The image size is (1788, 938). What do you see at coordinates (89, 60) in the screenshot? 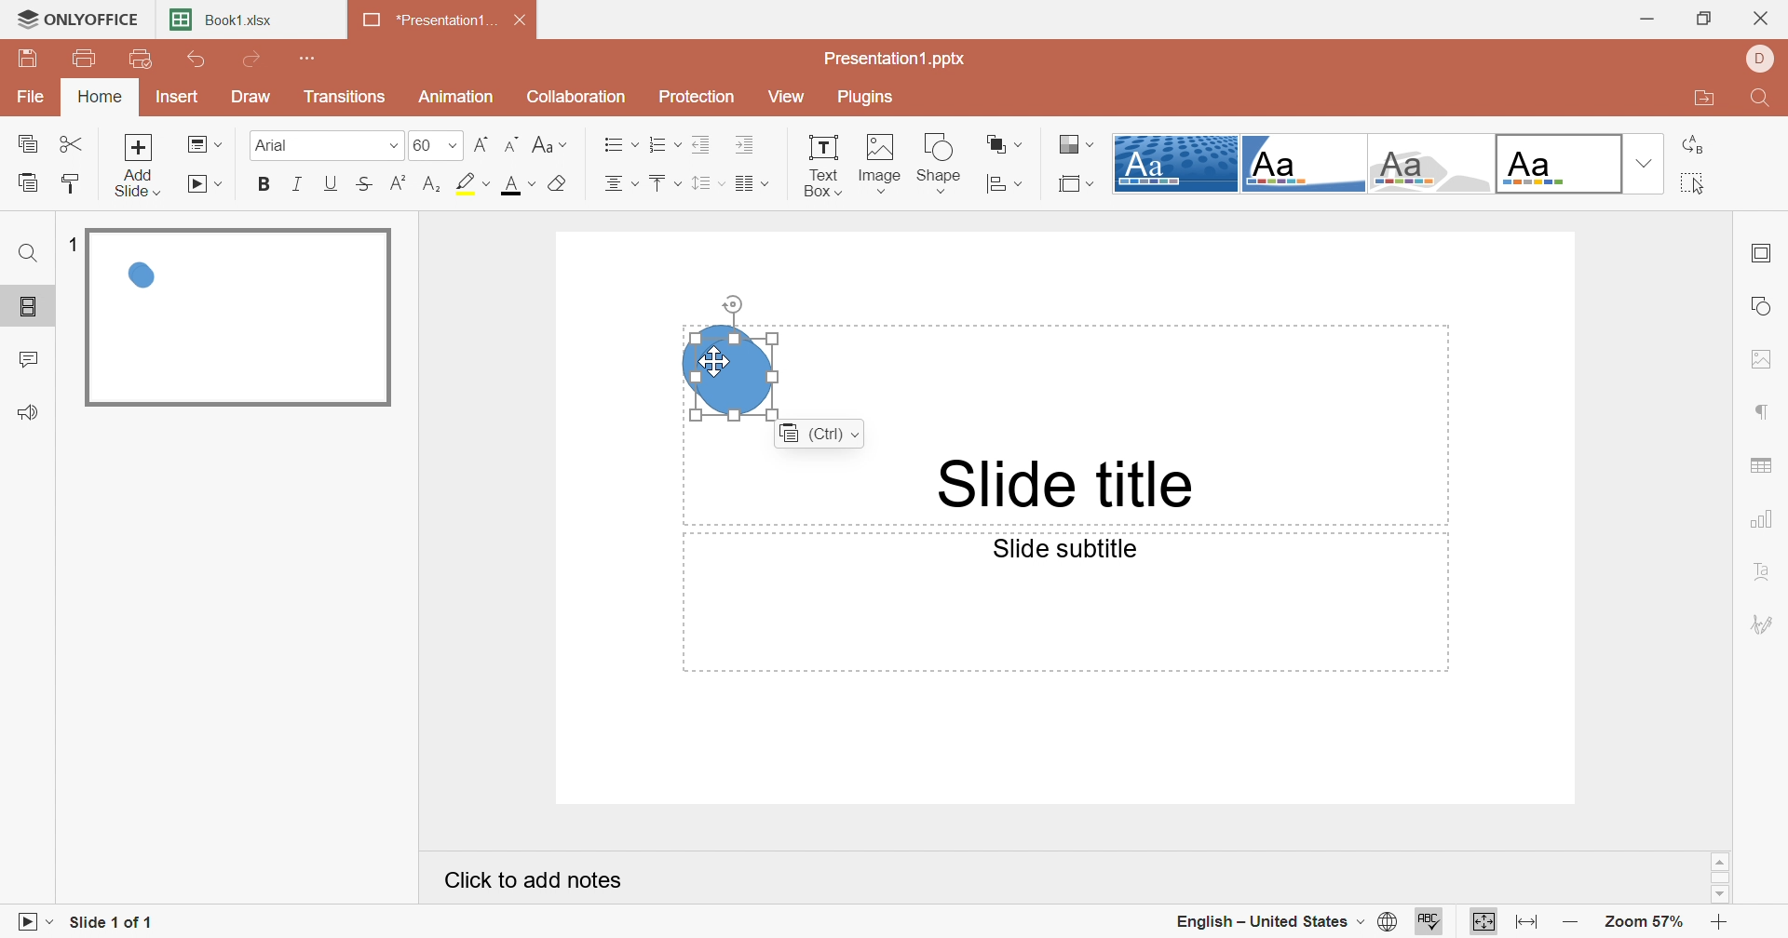
I see `Print` at bounding box center [89, 60].